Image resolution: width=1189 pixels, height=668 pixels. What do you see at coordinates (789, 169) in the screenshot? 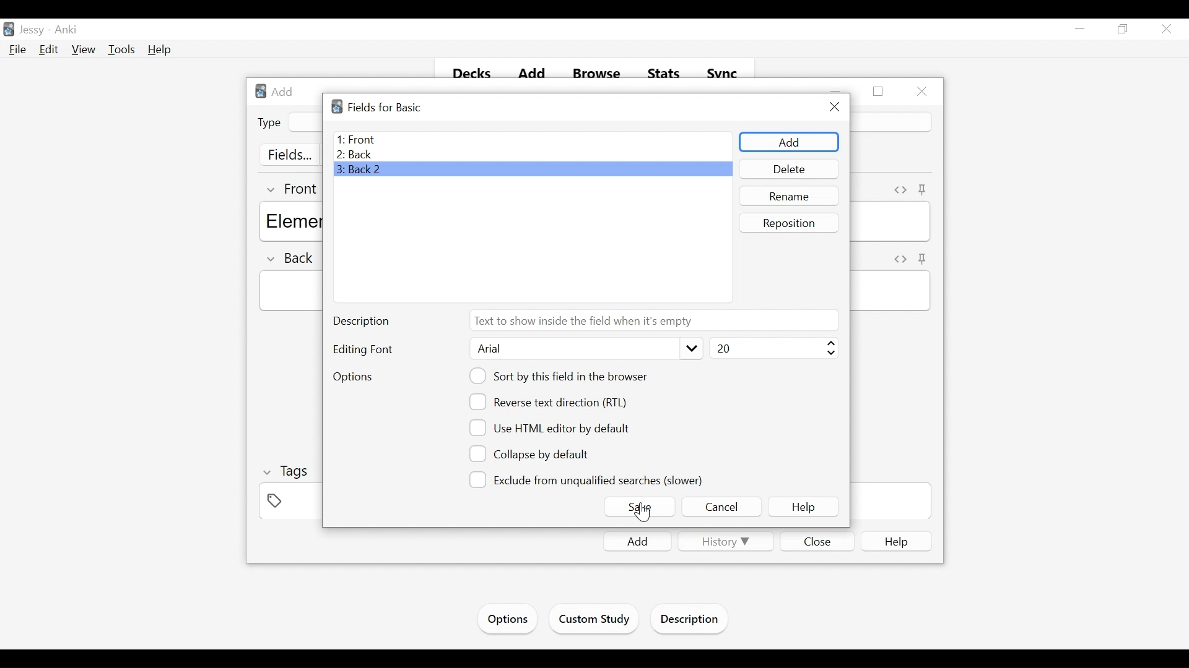
I see `Delete` at bounding box center [789, 169].